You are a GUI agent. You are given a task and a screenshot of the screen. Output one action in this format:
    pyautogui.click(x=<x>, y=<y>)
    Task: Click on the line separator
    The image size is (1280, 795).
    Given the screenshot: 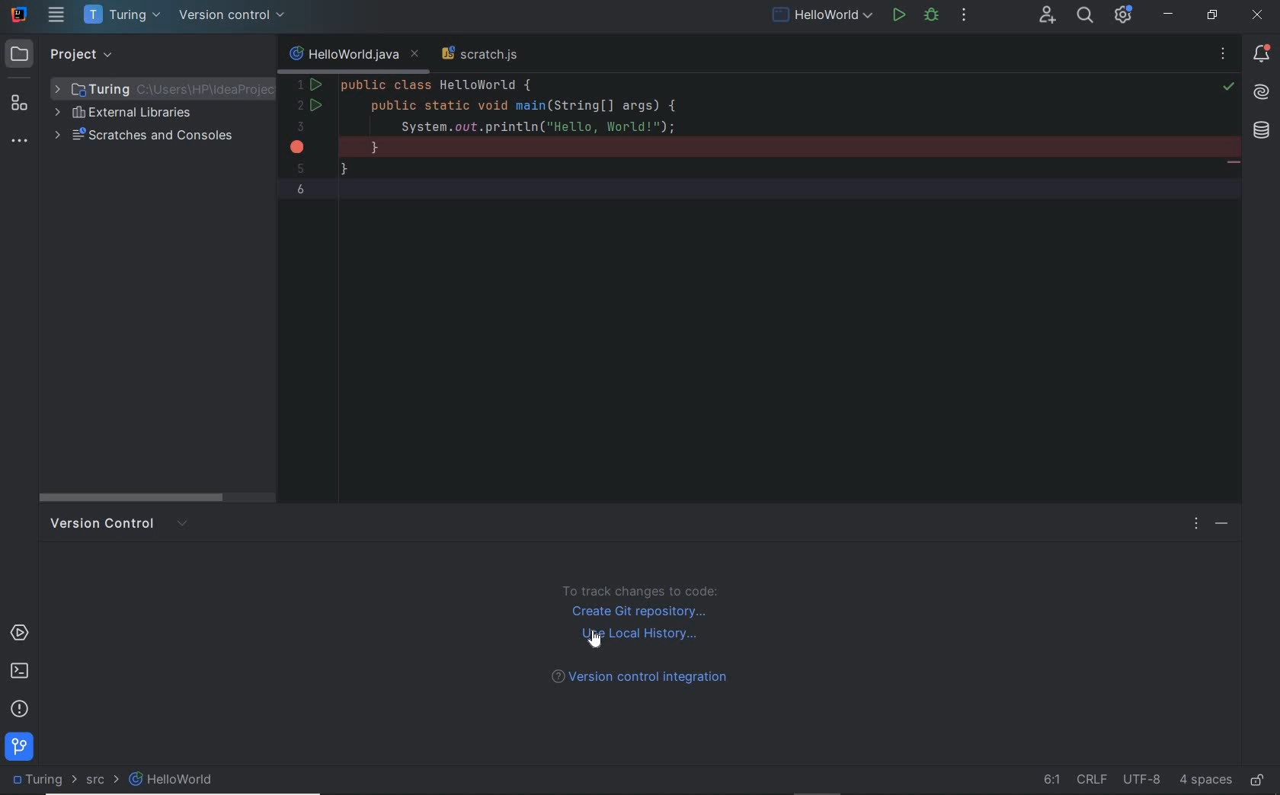 What is the action you would take?
    pyautogui.click(x=1095, y=778)
    